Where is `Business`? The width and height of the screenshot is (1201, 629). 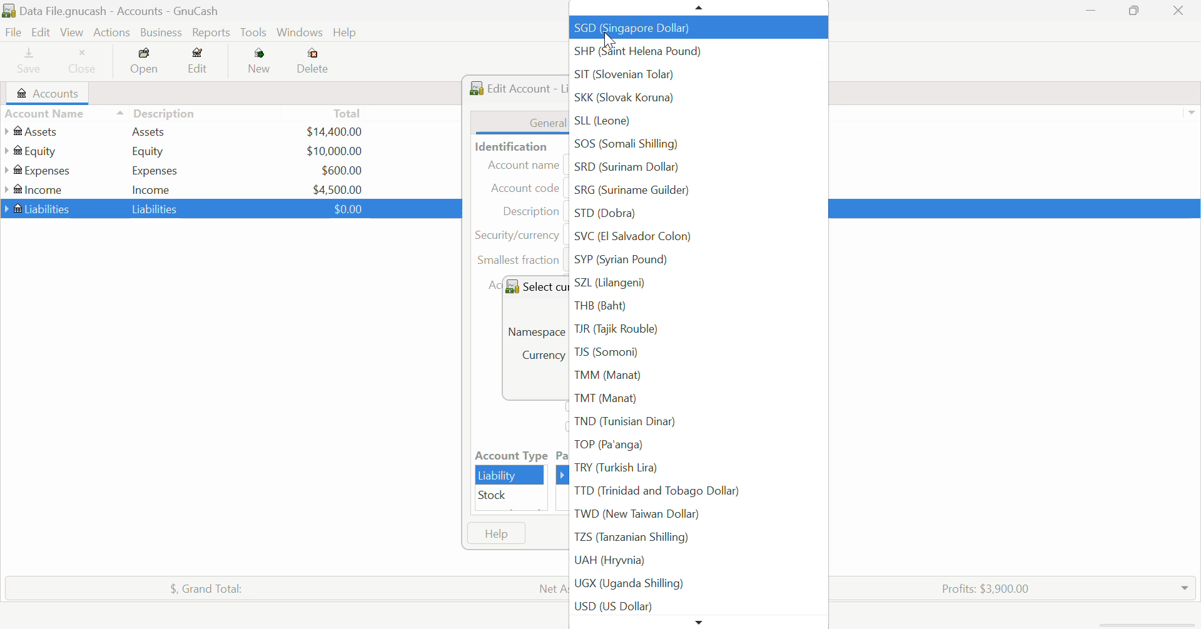 Business is located at coordinates (161, 33).